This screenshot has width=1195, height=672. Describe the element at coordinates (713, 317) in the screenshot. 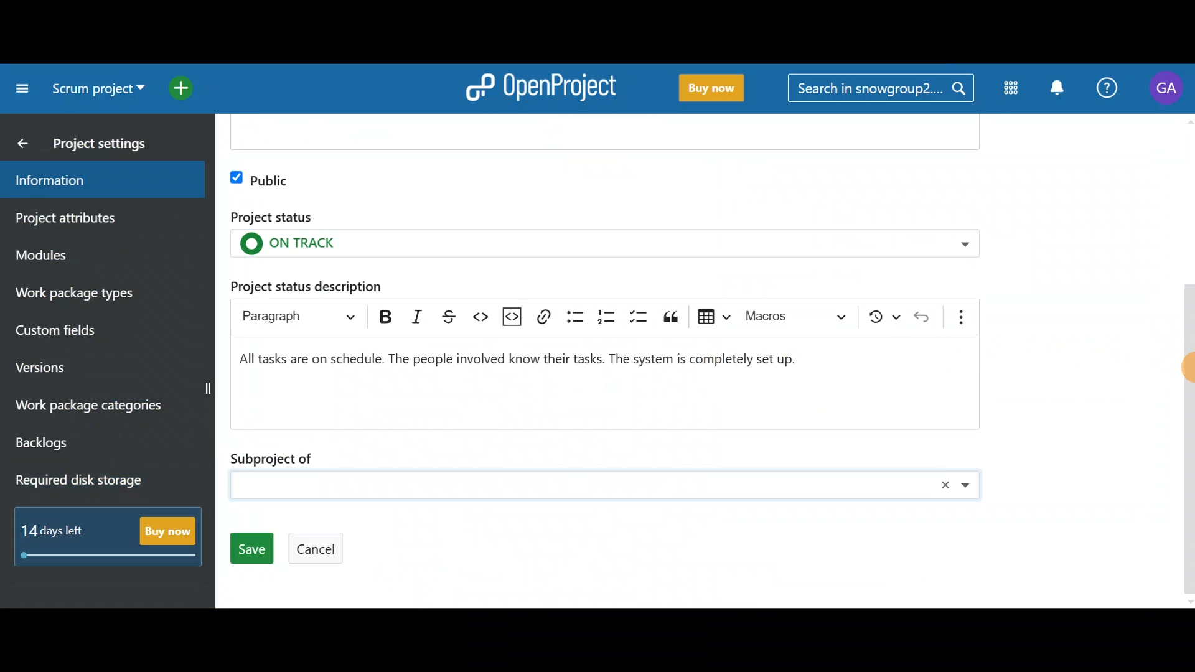

I see `Insert table` at that location.